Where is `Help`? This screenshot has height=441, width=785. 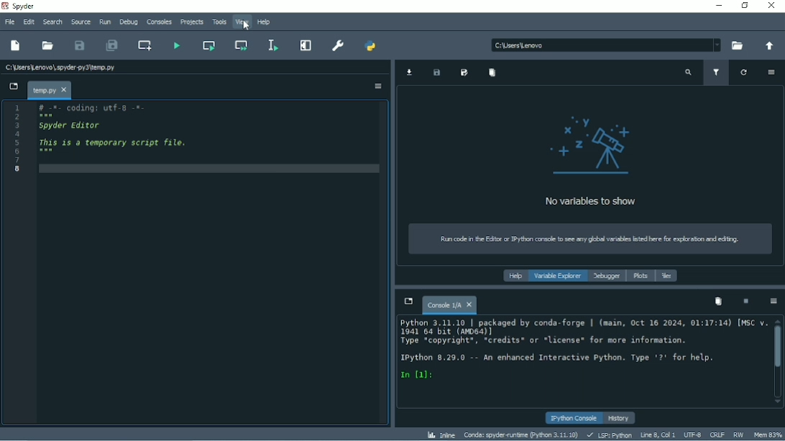
Help is located at coordinates (264, 22).